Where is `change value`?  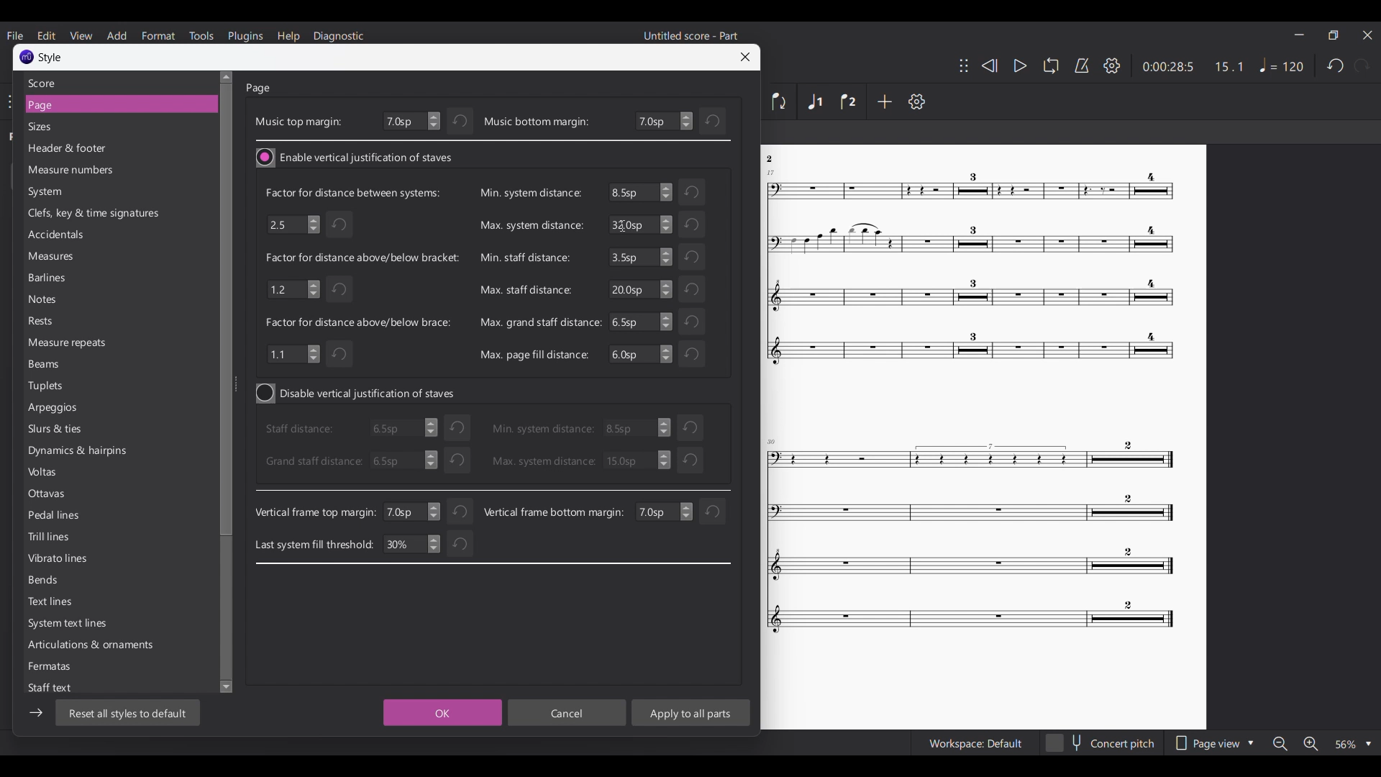 change value is located at coordinates (663, 512).